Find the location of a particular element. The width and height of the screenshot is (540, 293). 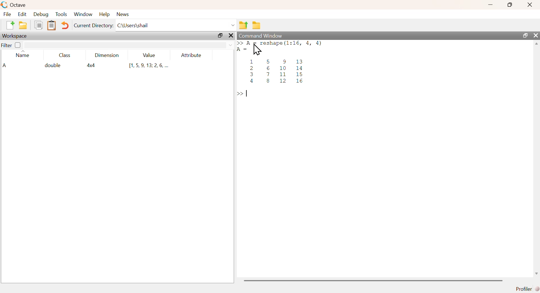

open an existing file in editor is located at coordinates (23, 25).